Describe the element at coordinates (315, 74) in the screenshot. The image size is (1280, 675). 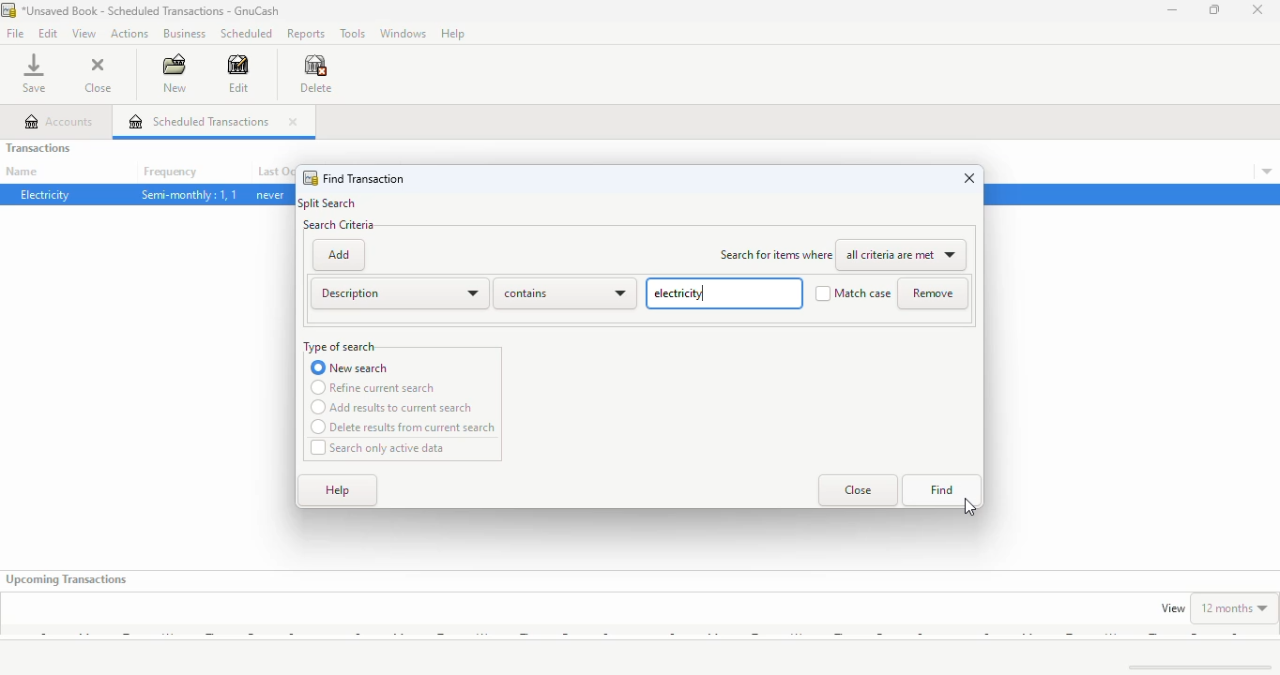
I see `delete` at that location.